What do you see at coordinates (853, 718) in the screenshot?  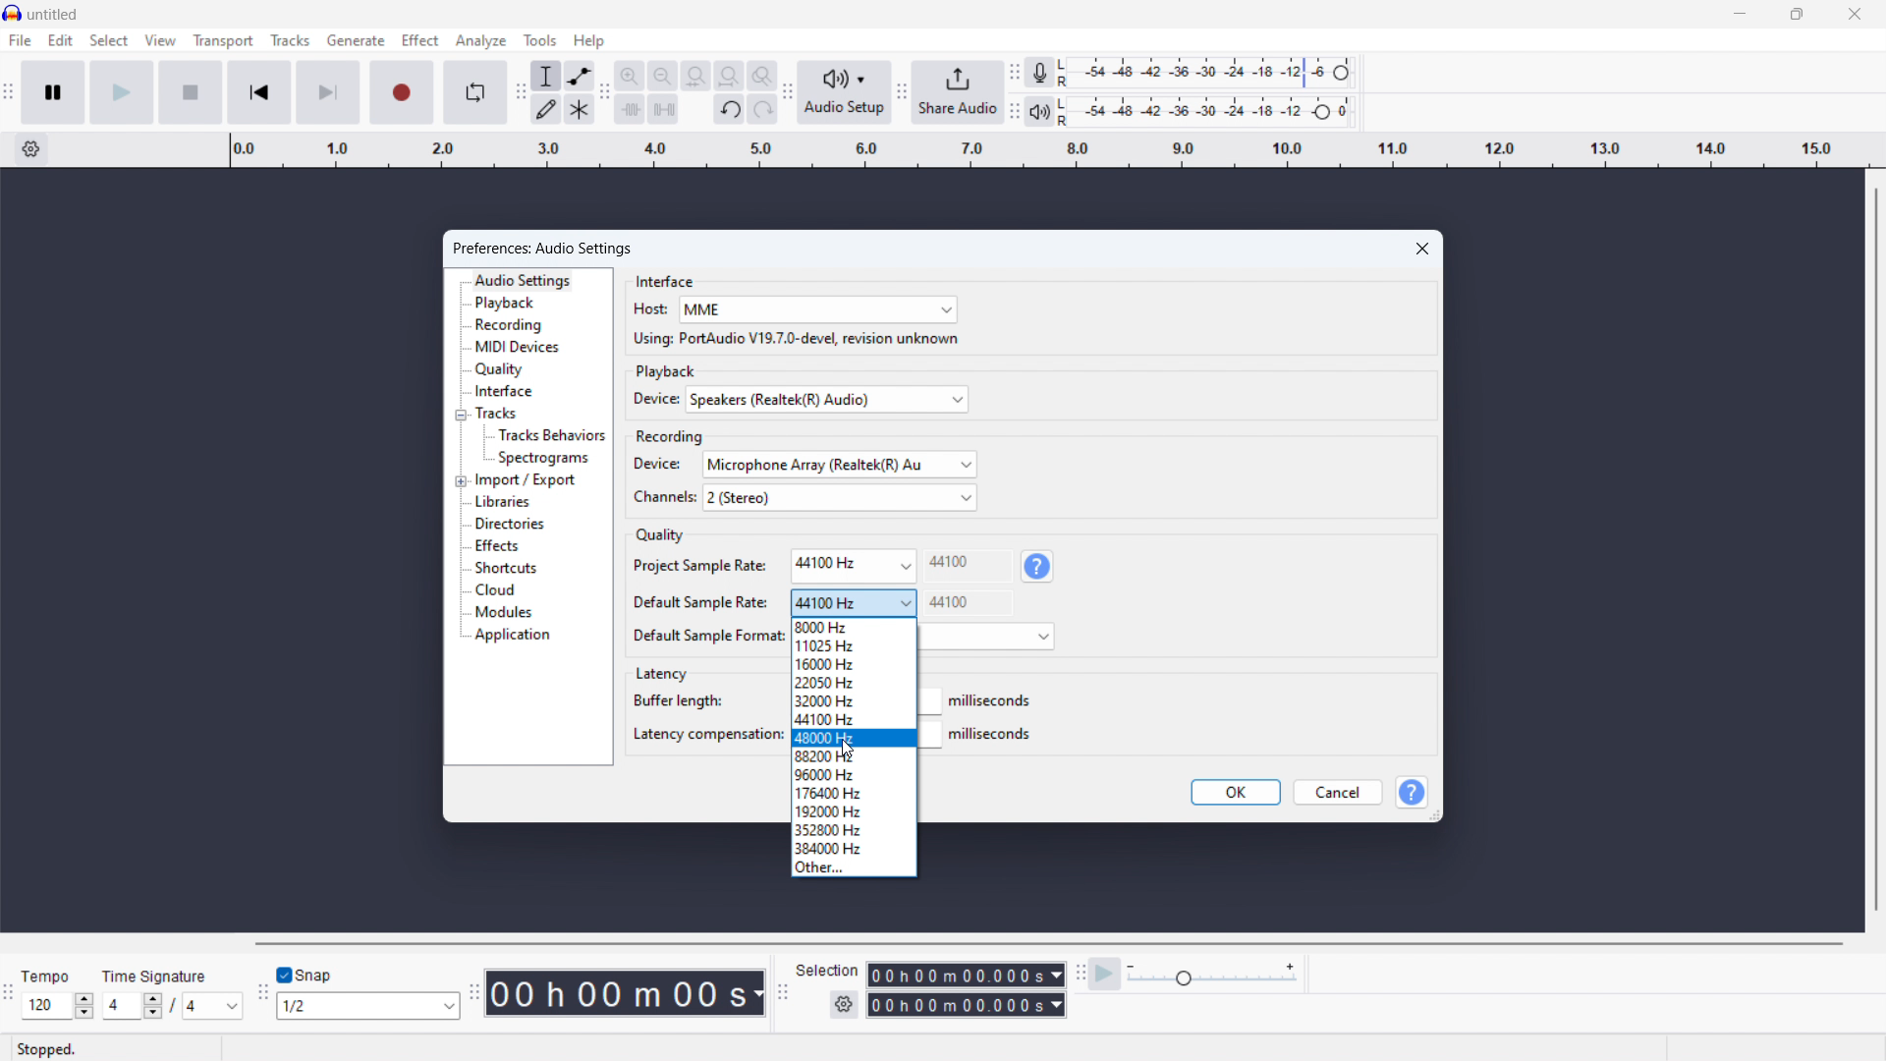 I see `44100 Hz` at bounding box center [853, 718].